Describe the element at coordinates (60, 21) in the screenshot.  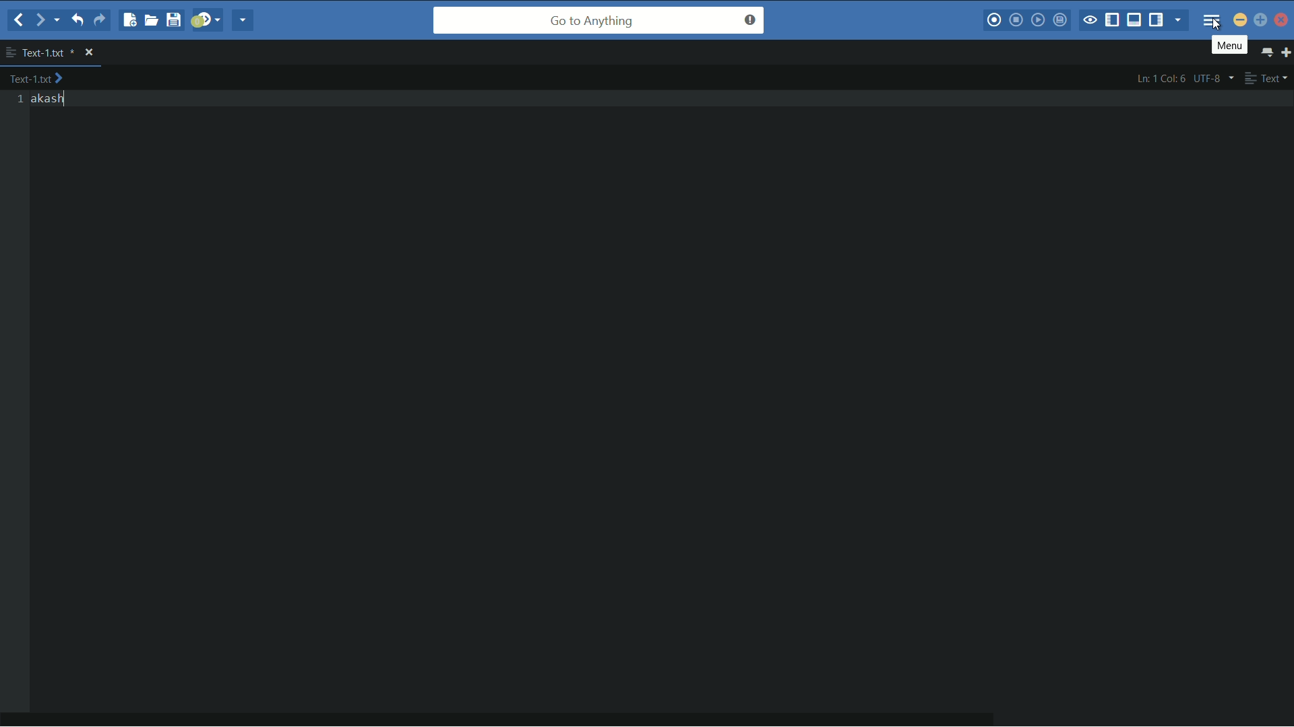
I see `end` at that location.